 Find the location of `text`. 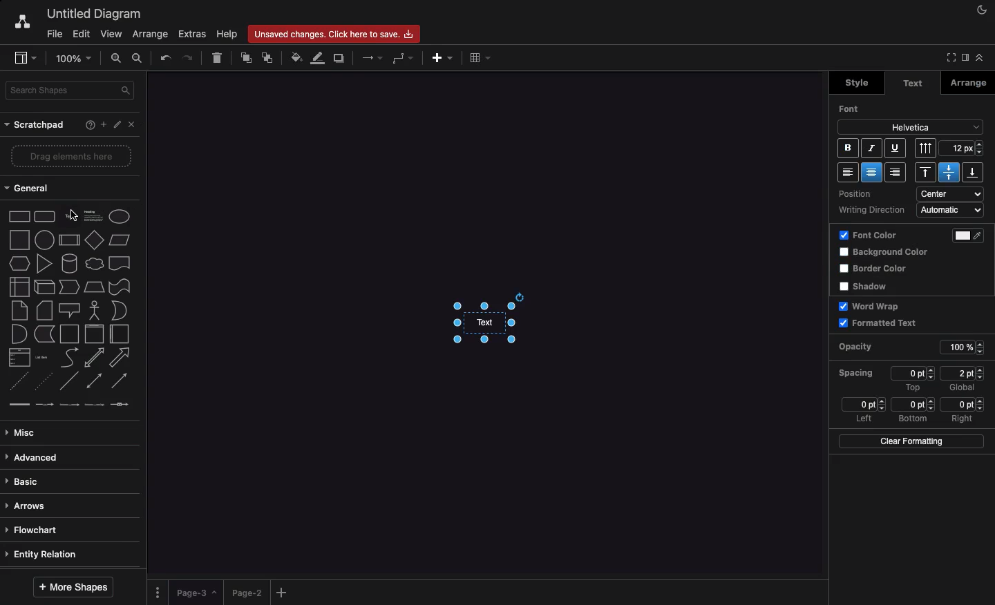

text is located at coordinates (60, 205).